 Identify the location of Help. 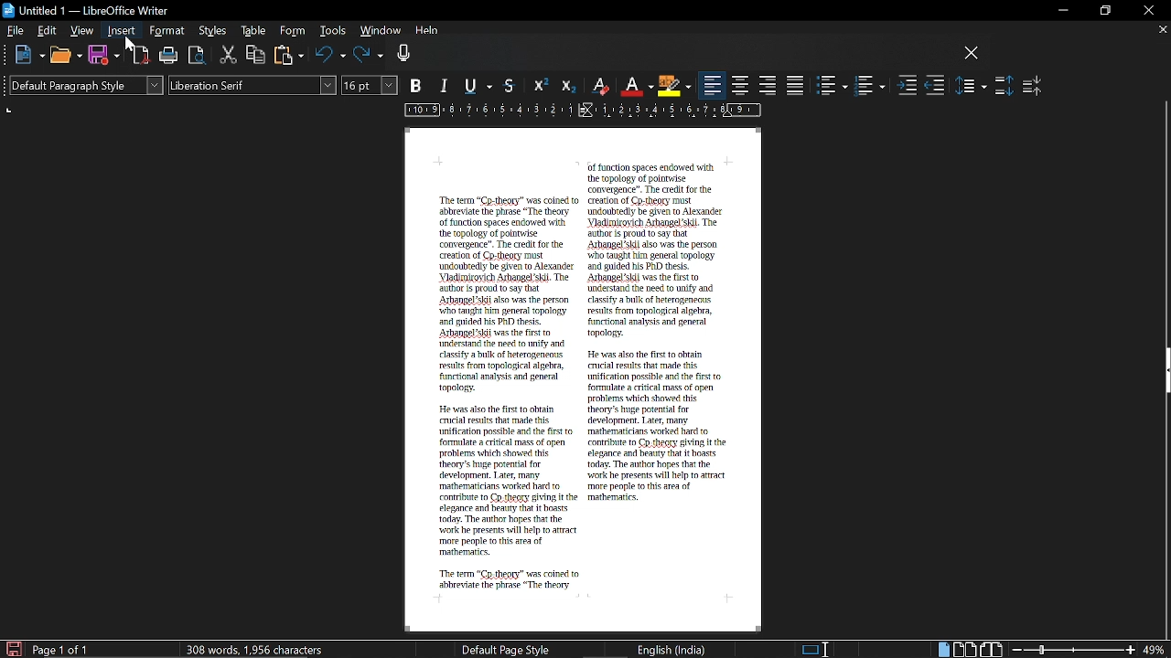
(428, 33).